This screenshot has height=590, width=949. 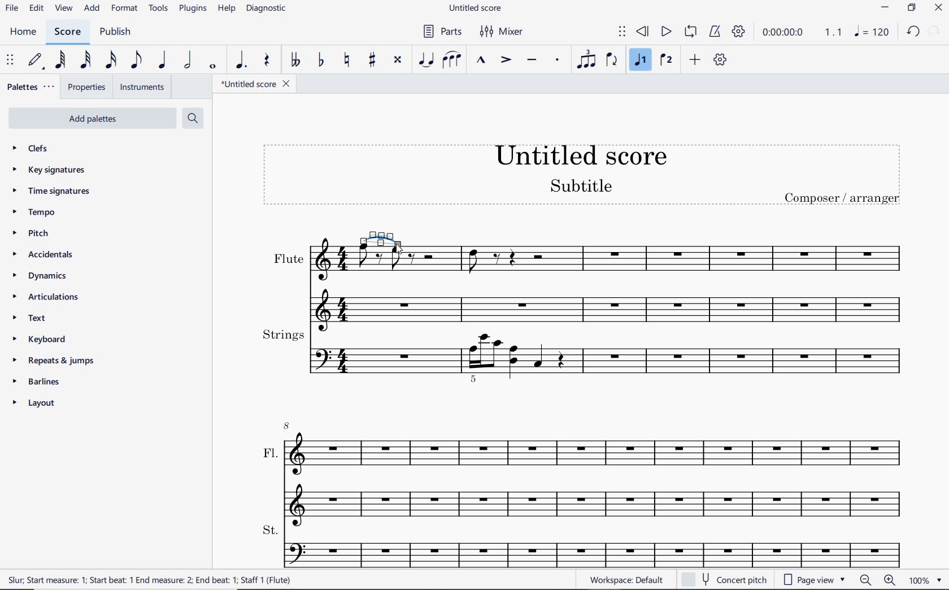 I want to click on score description, so click(x=150, y=579).